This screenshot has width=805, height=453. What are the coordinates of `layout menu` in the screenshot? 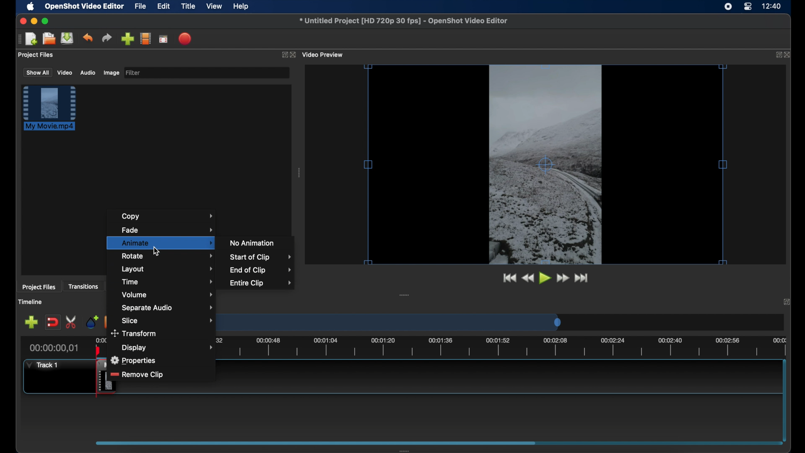 It's located at (167, 269).